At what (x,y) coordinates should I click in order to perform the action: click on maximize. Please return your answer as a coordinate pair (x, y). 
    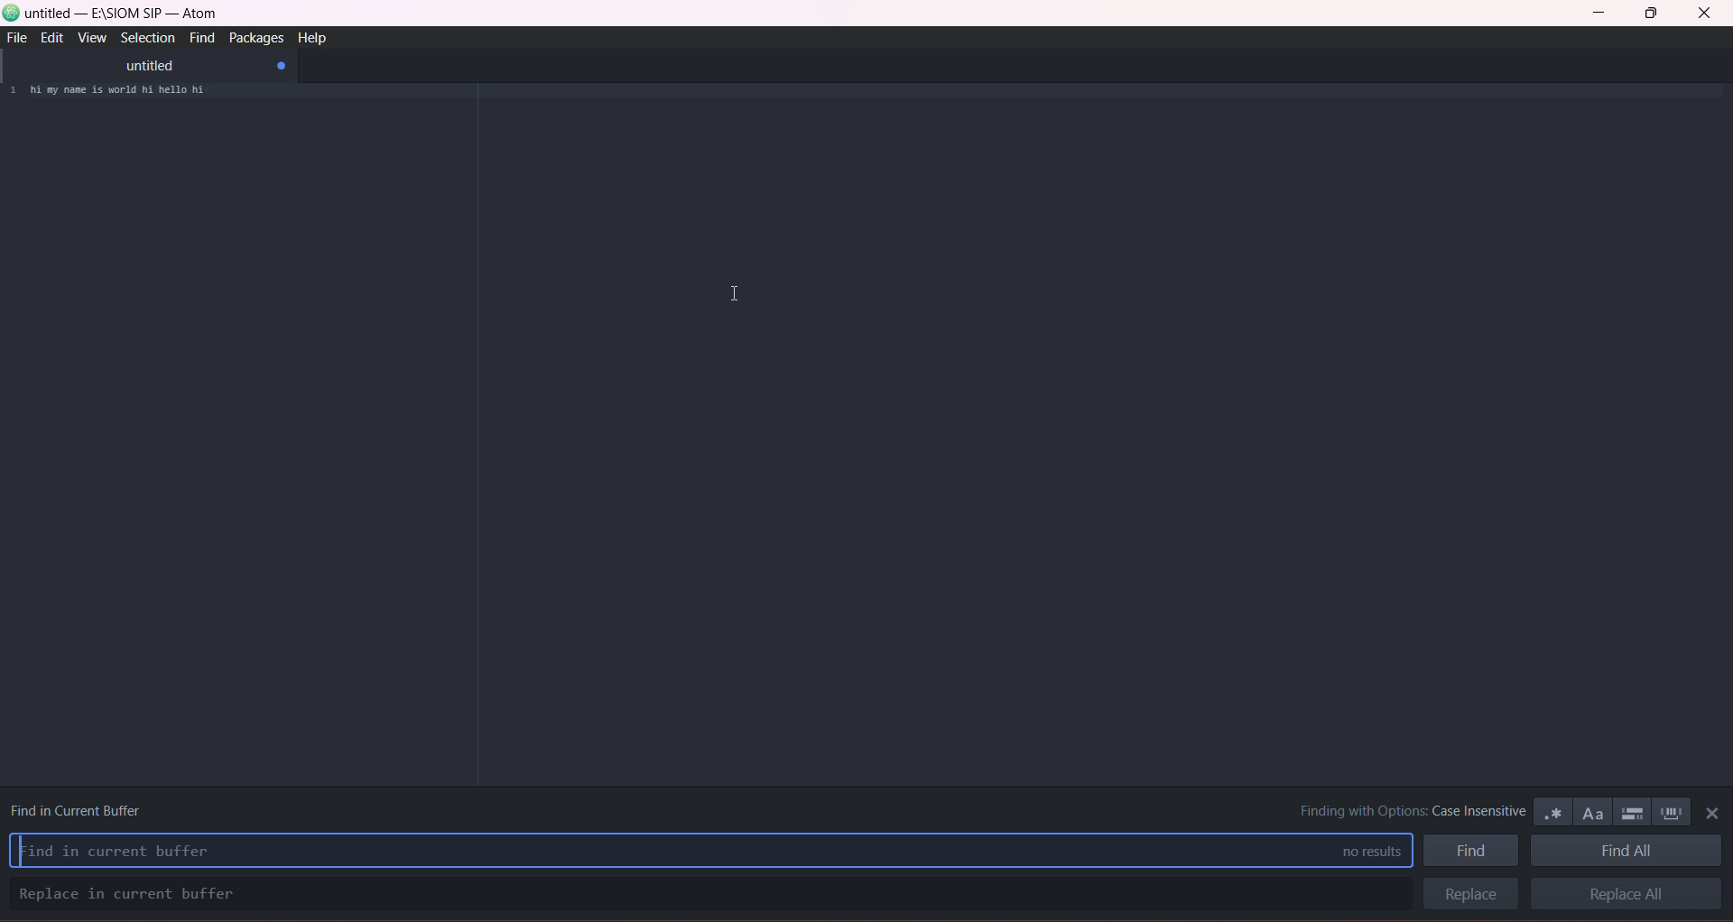
    Looking at the image, I should click on (1652, 14).